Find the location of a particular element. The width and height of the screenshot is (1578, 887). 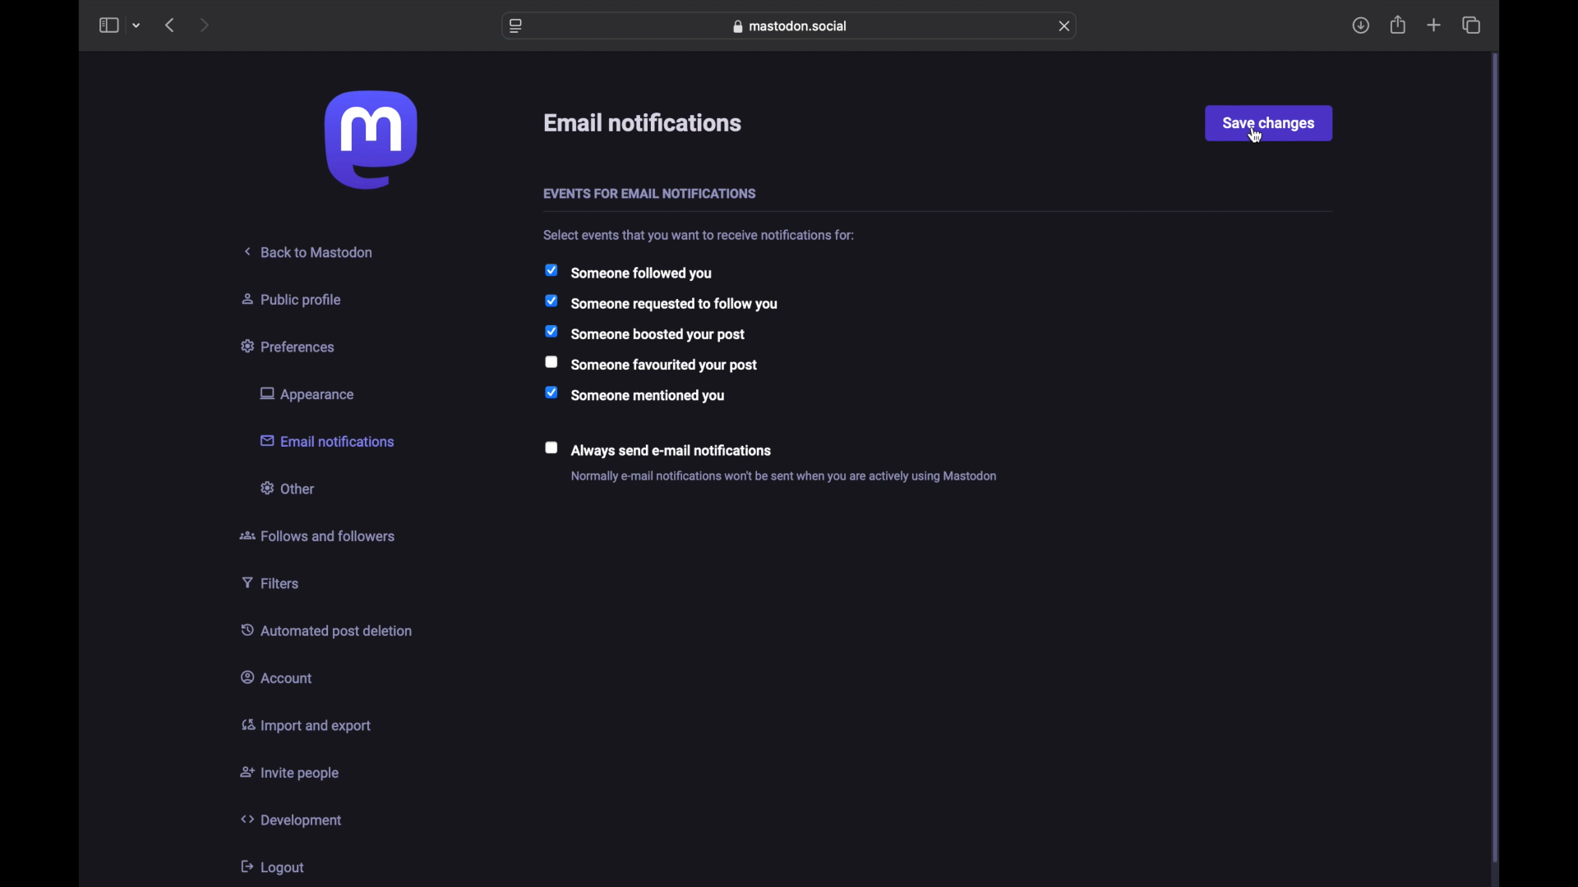

web address is located at coordinates (791, 26).